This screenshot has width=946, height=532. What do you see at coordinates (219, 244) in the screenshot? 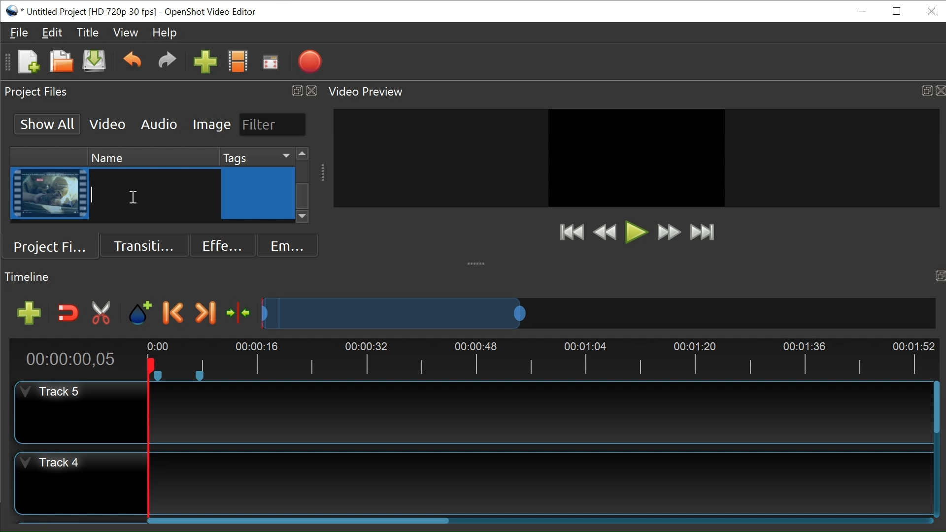
I see `Effects` at bounding box center [219, 244].